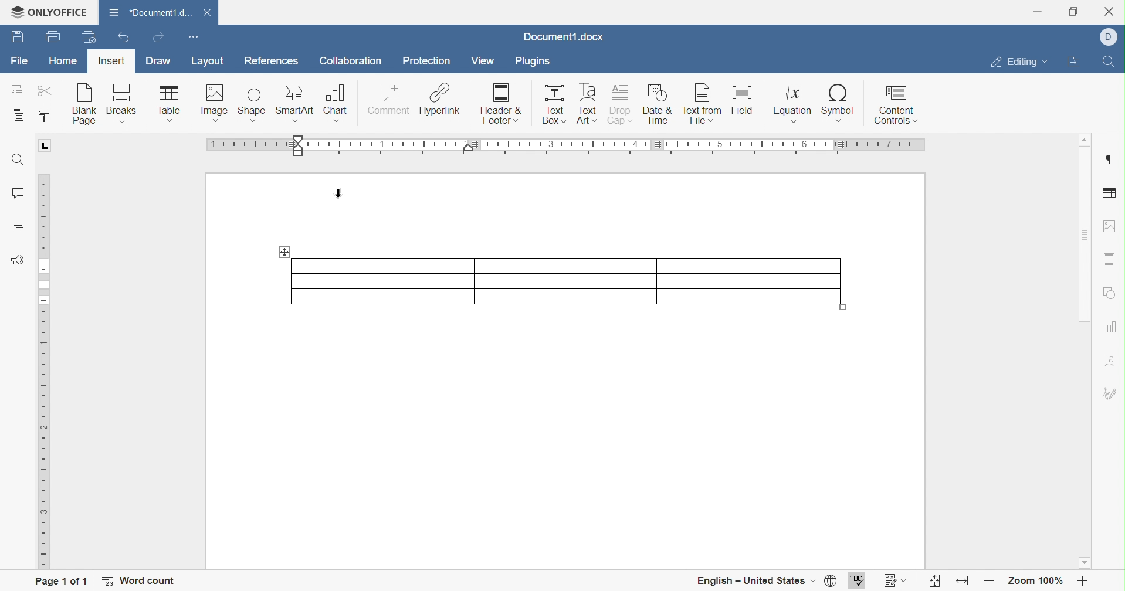 Image resolution: width=1125 pixels, height=591 pixels. I want to click on Close, so click(210, 12).